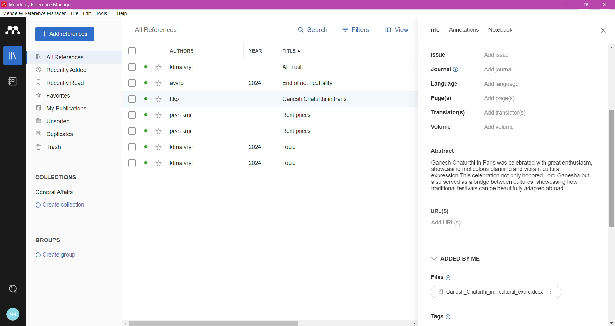  I want to click on Vertical Scroll Bar, so click(611, 185).